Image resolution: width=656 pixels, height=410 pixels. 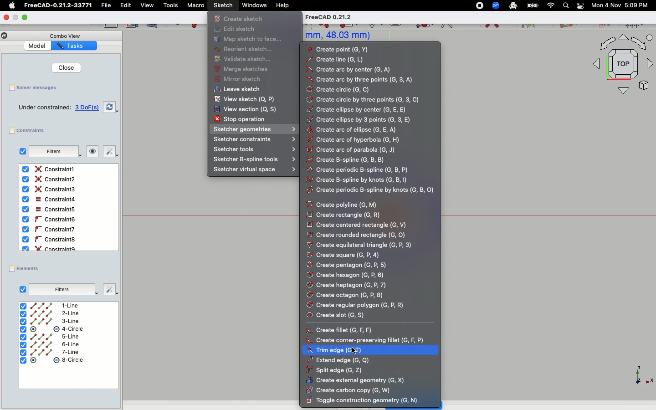 I want to click on Checkbox, so click(x=20, y=151).